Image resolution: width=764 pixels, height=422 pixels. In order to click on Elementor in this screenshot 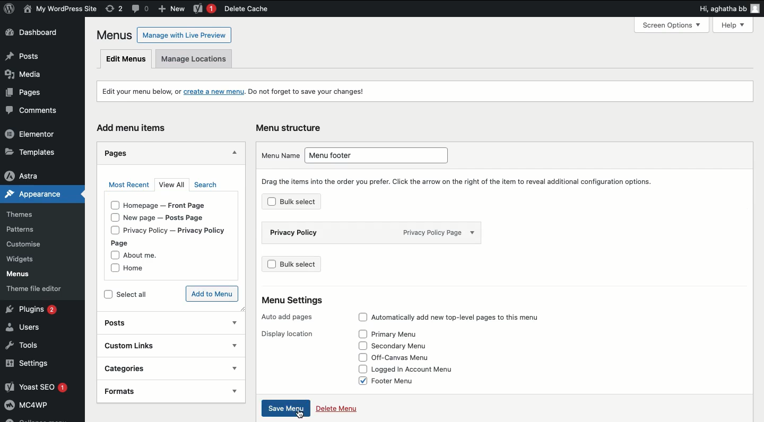, I will do `click(36, 135)`.